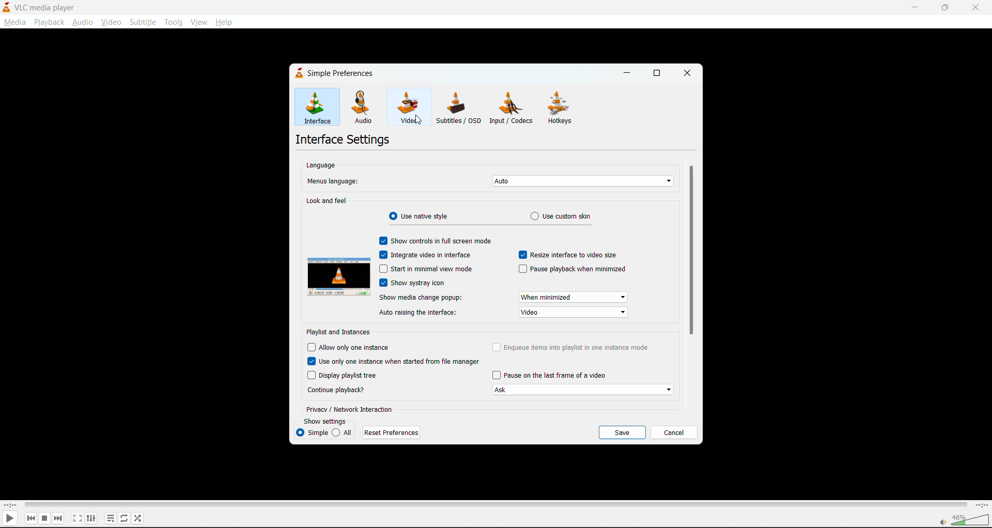 The image size is (992, 528). I want to click on save, so click(621, 432).